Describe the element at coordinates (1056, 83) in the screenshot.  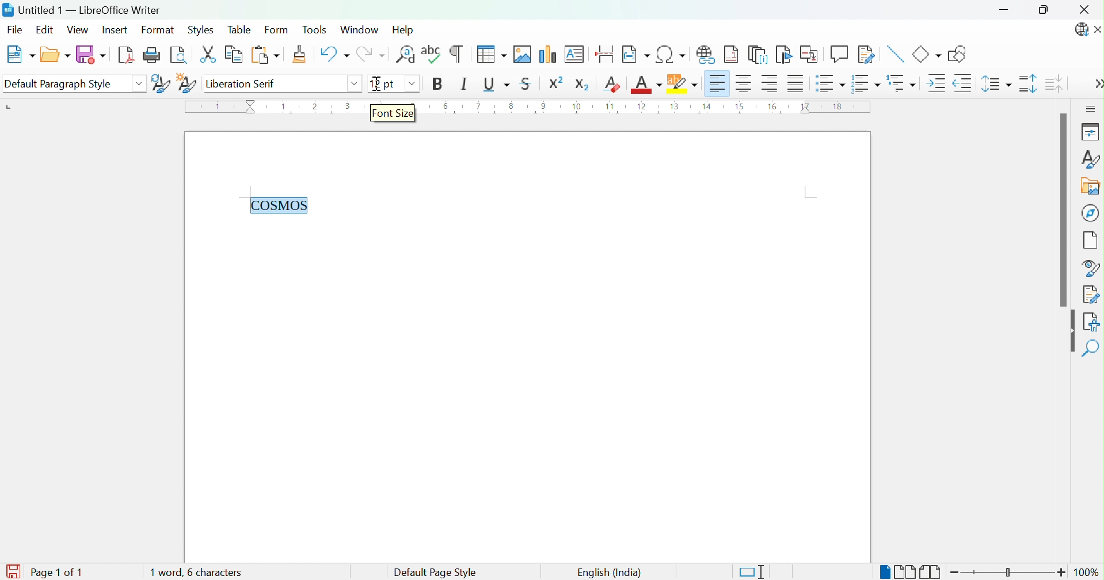
I see `Decrease Paragraph Spacing` at that location.